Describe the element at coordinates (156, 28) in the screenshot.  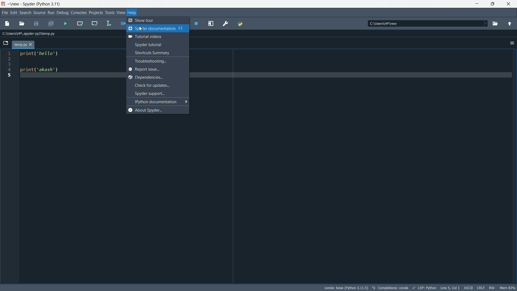
I see `spyder documentation` at that location.